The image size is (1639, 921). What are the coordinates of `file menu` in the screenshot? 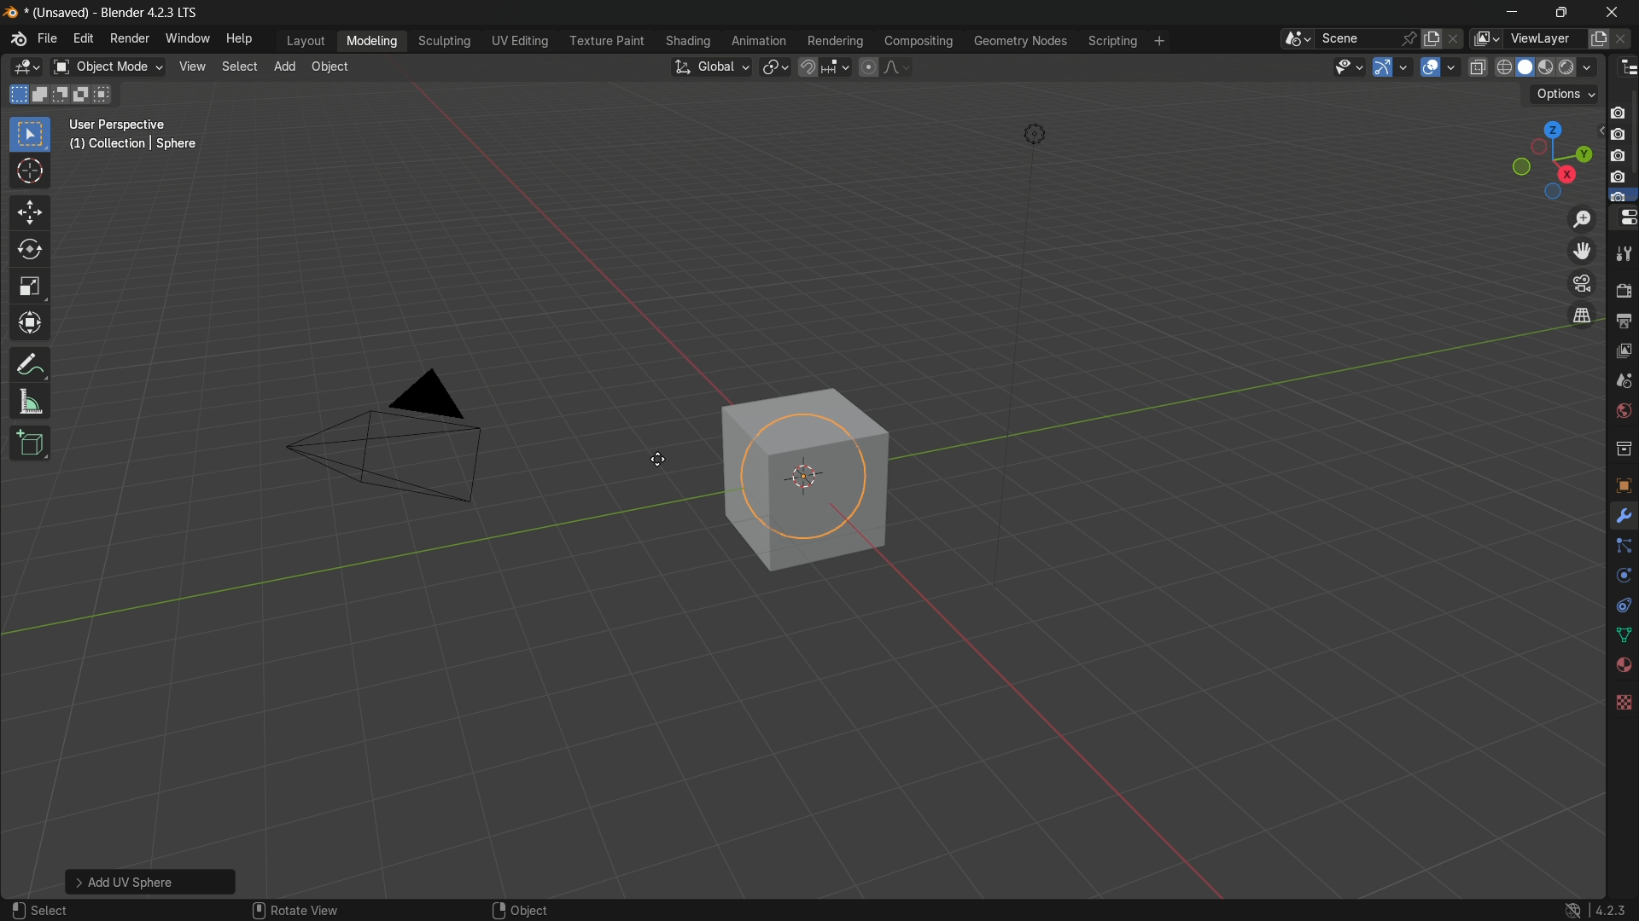 It's located at (49, 39).